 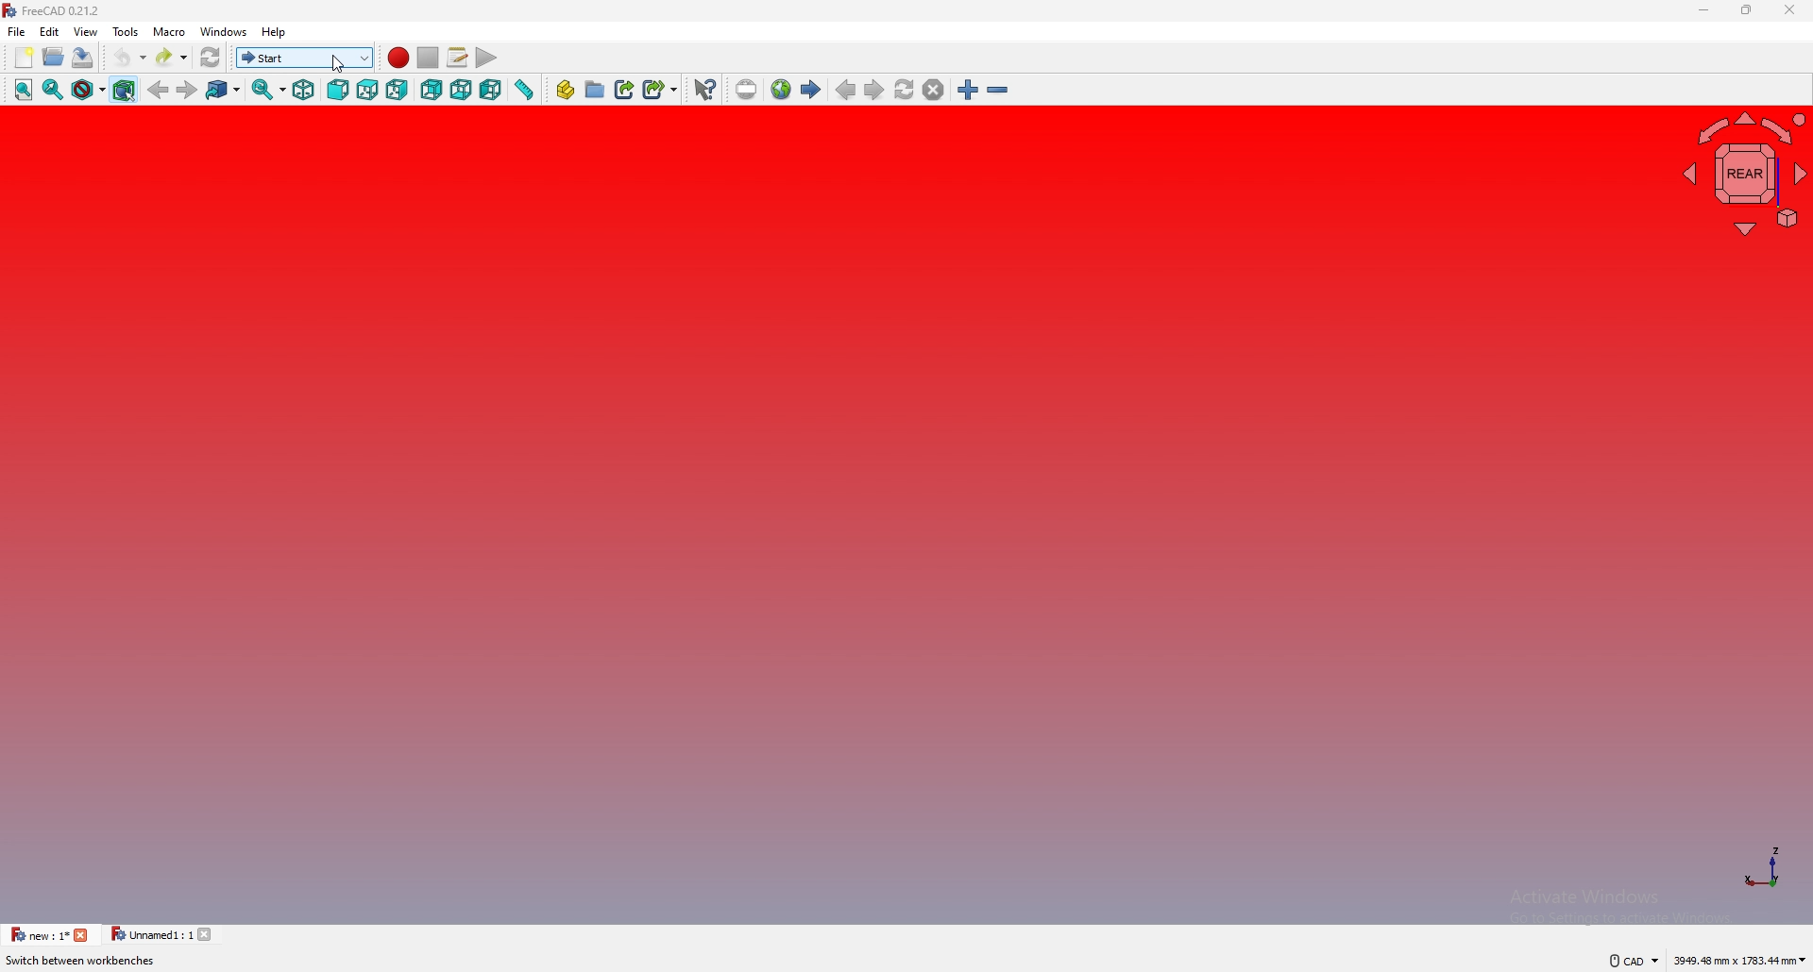 What do you see at coordinates (492, 90) in the screenshot?
I see `left` at bounding box center [492, 90].